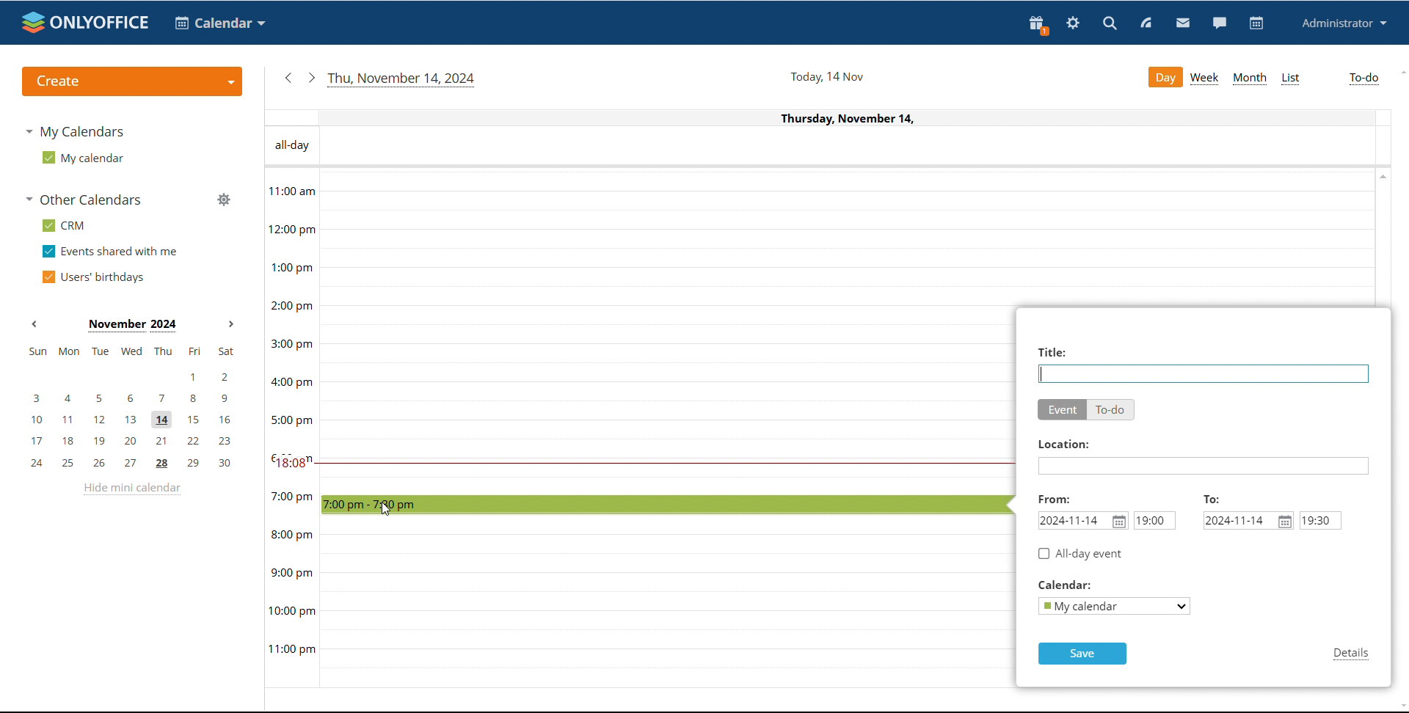 The height and width of the screenshot is (713, 1409). What do you see at coordinates (1054, 351) in the screenshot?
I see `Title` at bounding box center [1054, 351].